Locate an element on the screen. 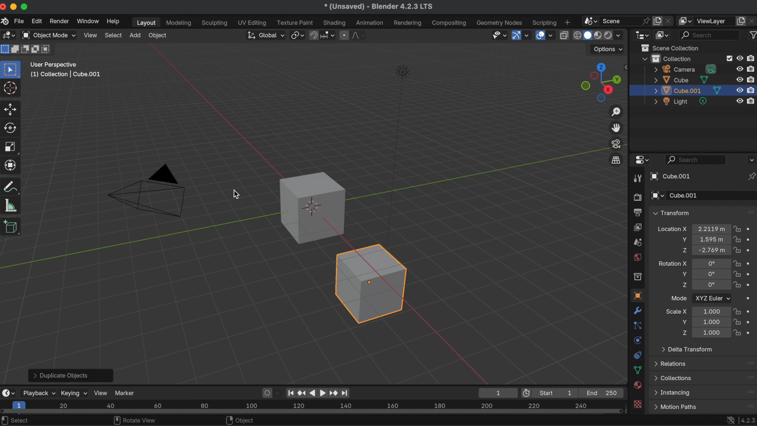  drag handles is located at coordinates (749, 377).